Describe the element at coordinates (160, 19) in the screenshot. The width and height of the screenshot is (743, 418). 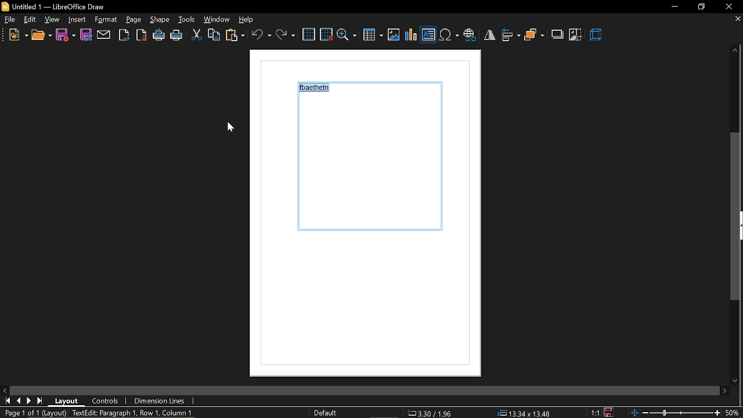
I see `page` at that location.